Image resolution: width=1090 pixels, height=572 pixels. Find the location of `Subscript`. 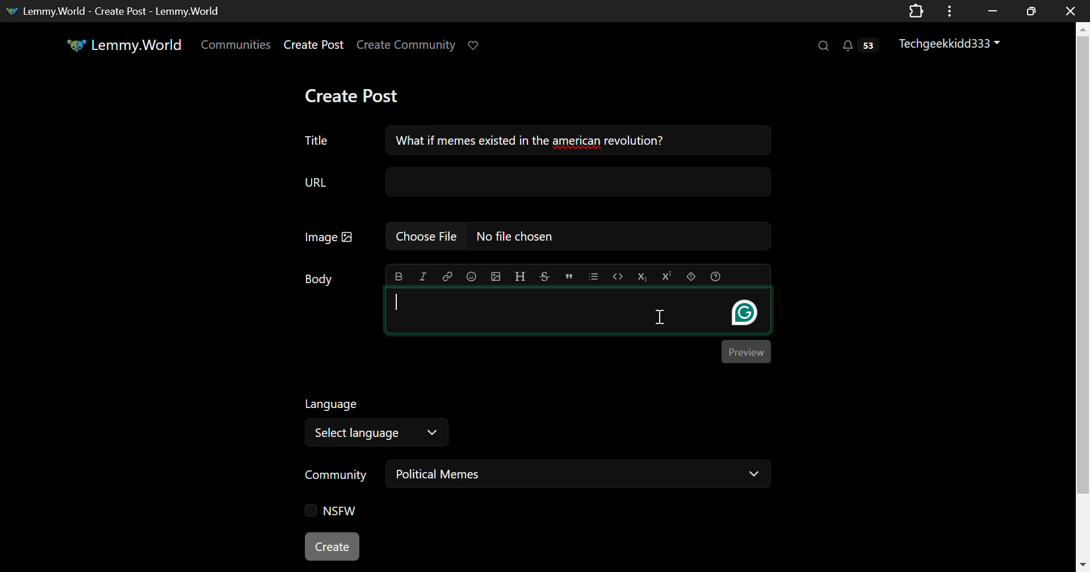

Subscript is located at coordinates (643, 276).